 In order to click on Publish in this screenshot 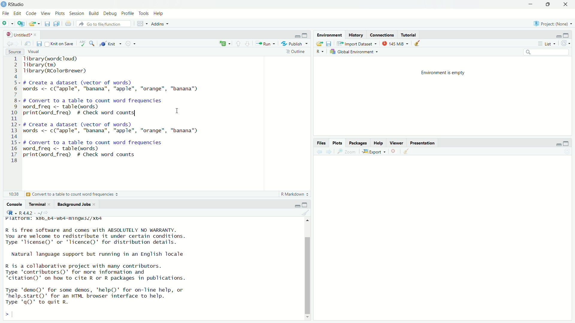, I will do `click(295, 44)`.